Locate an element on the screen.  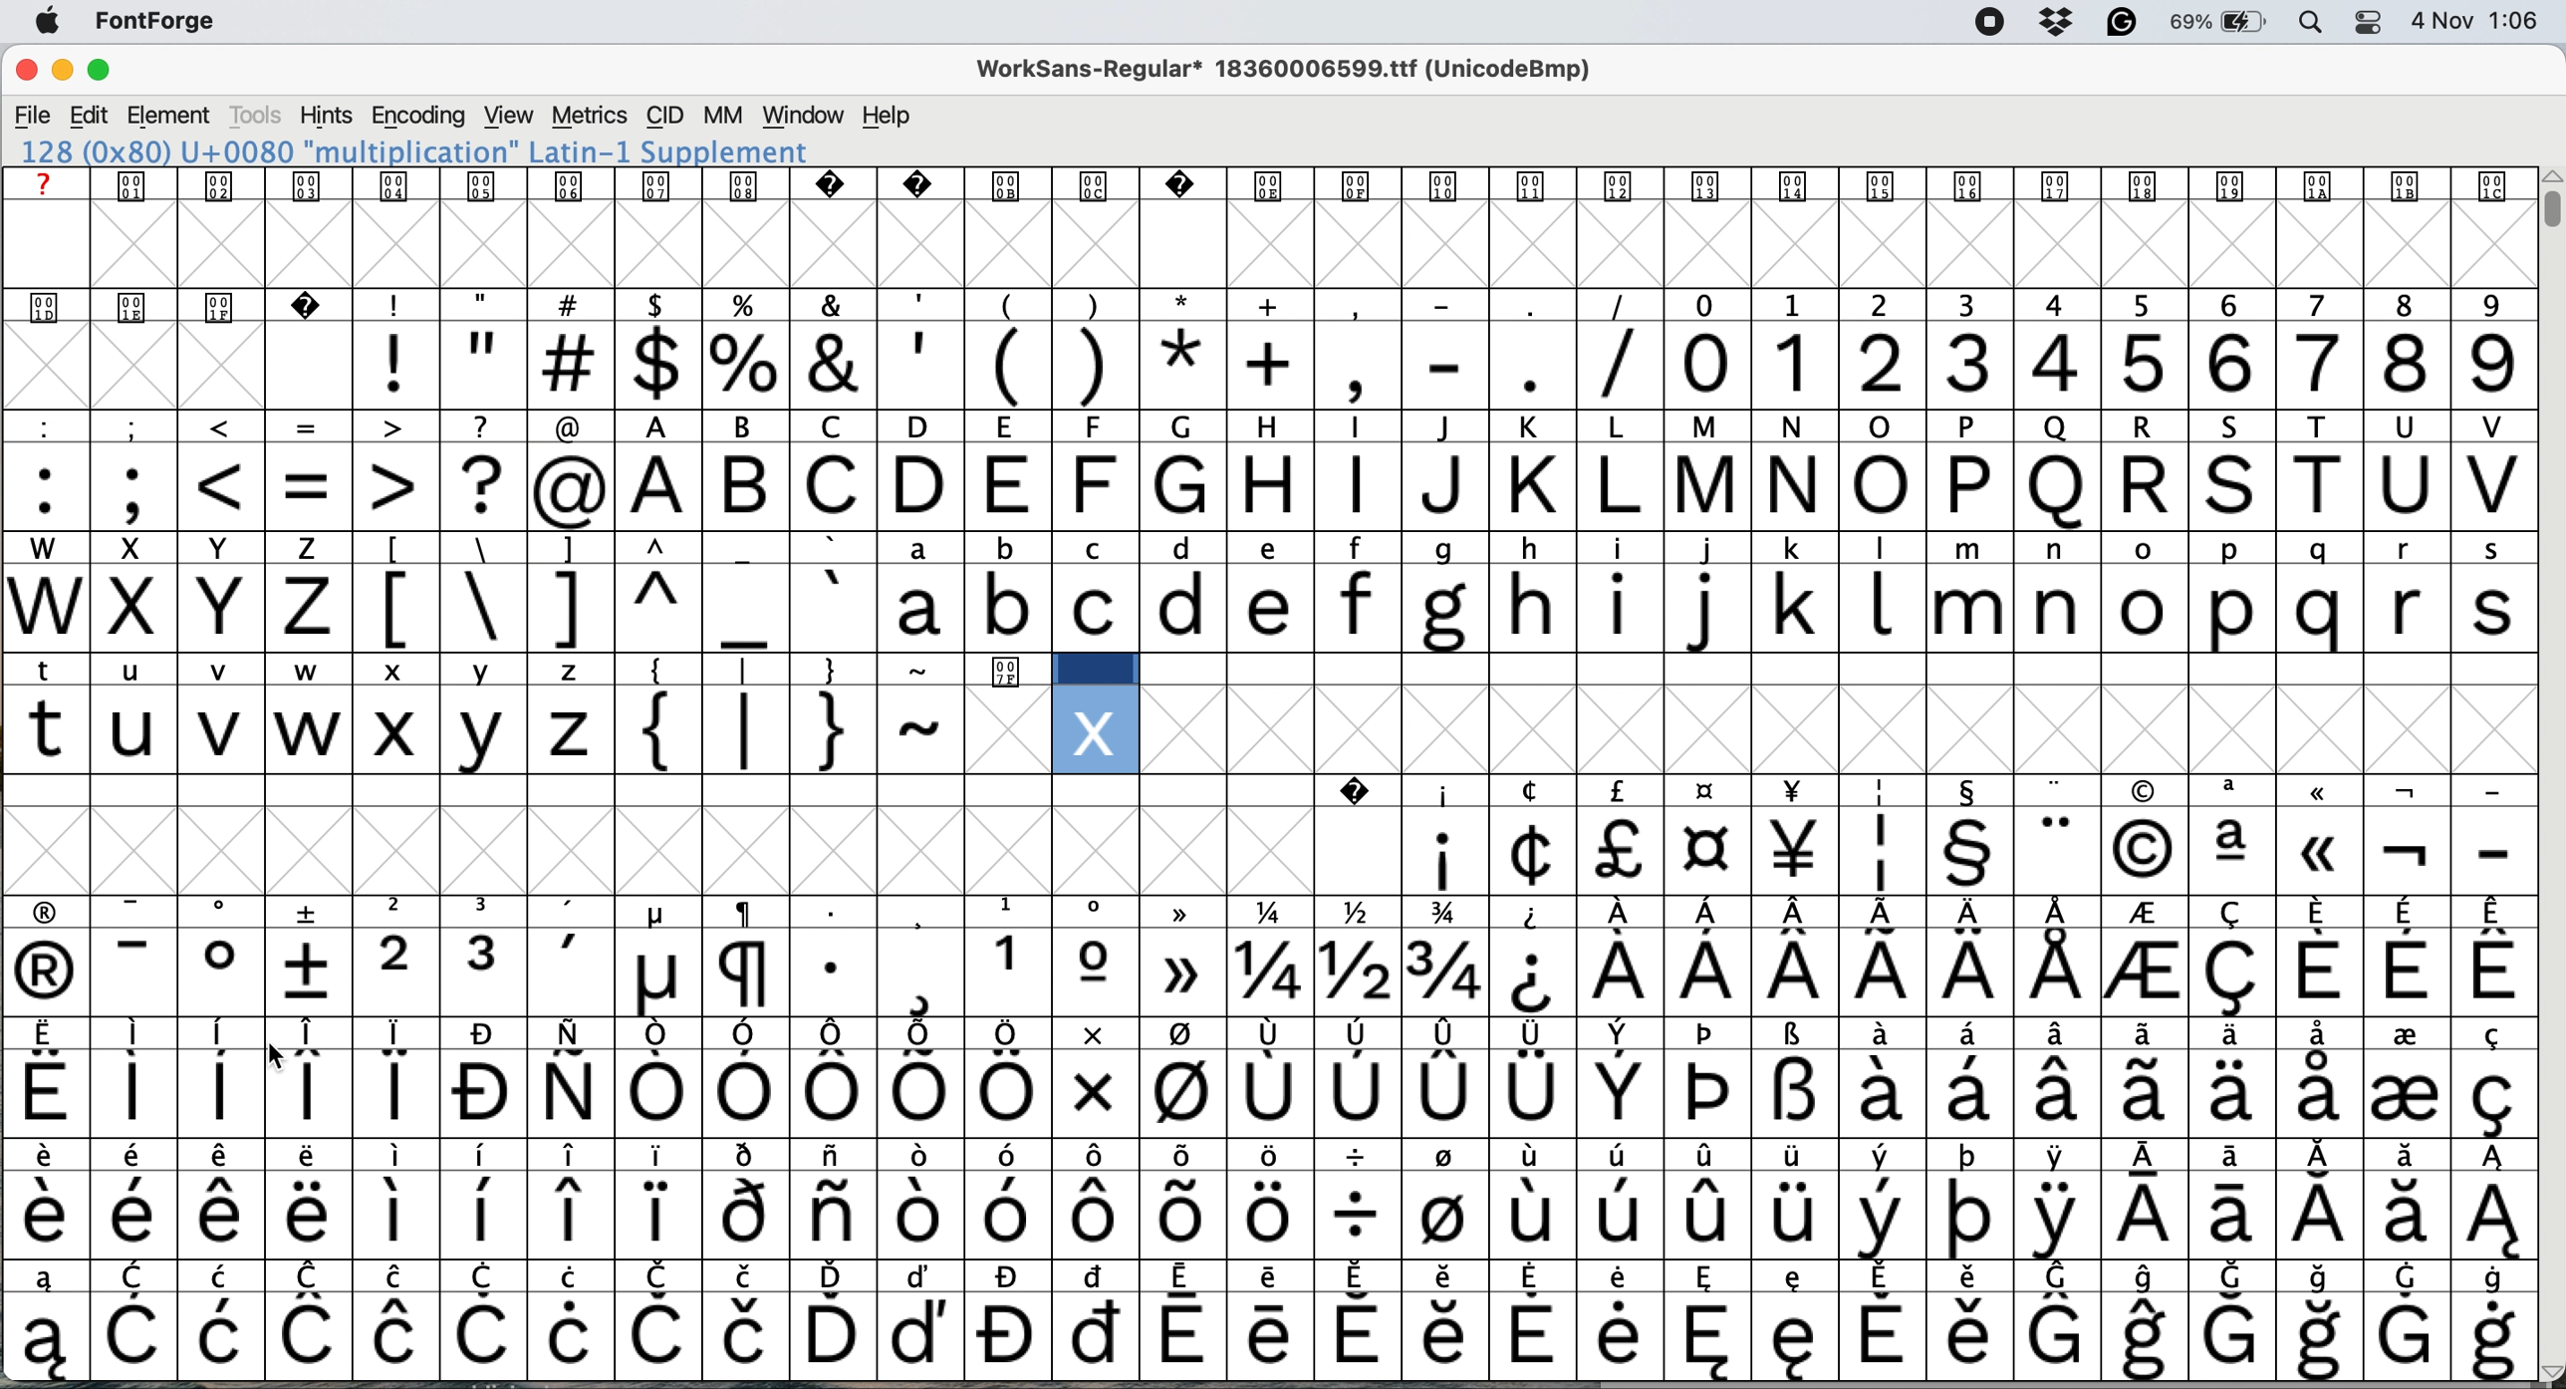
control center is located at coordinates (2364, 21).